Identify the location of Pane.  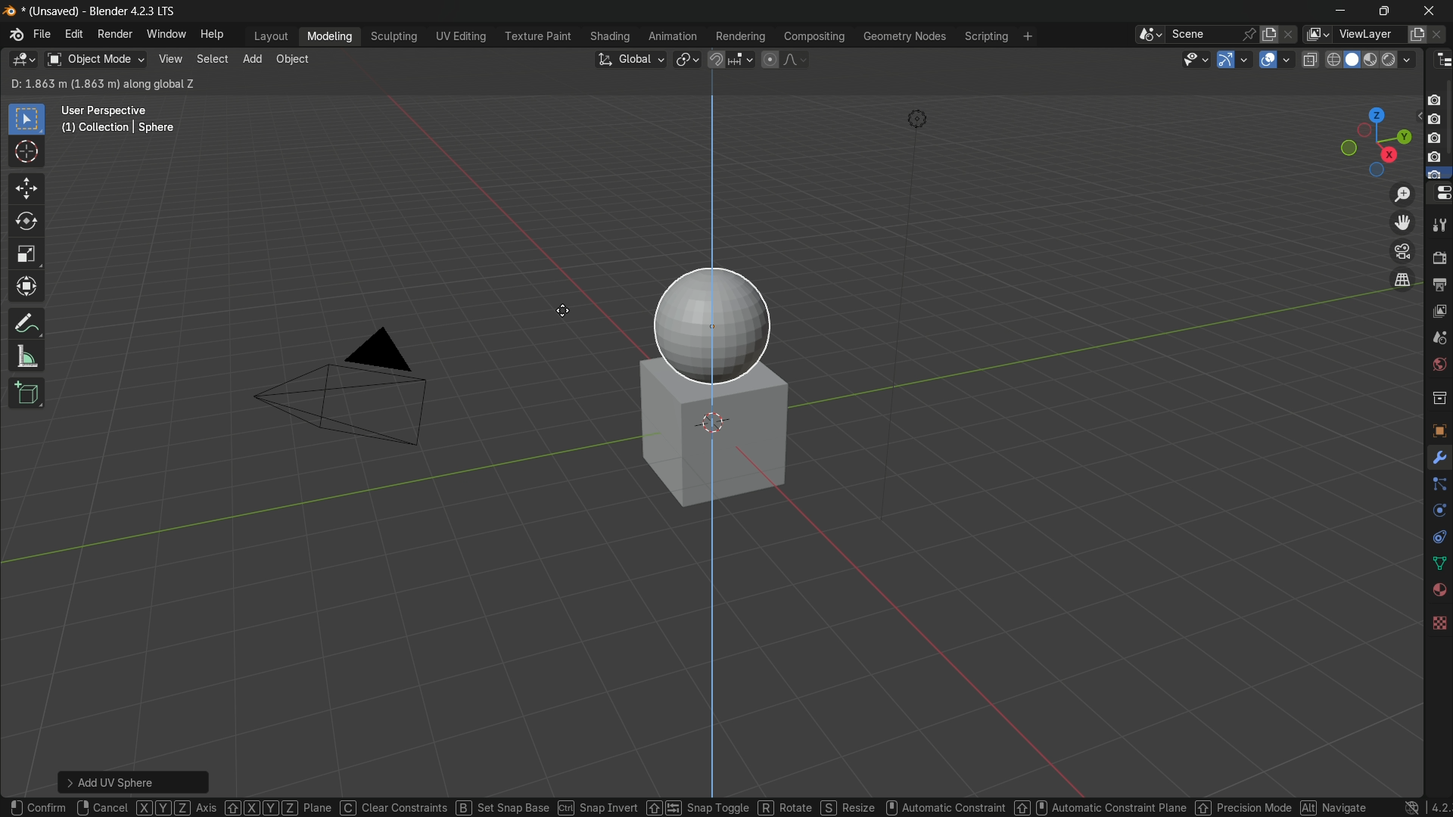
(279, 806).